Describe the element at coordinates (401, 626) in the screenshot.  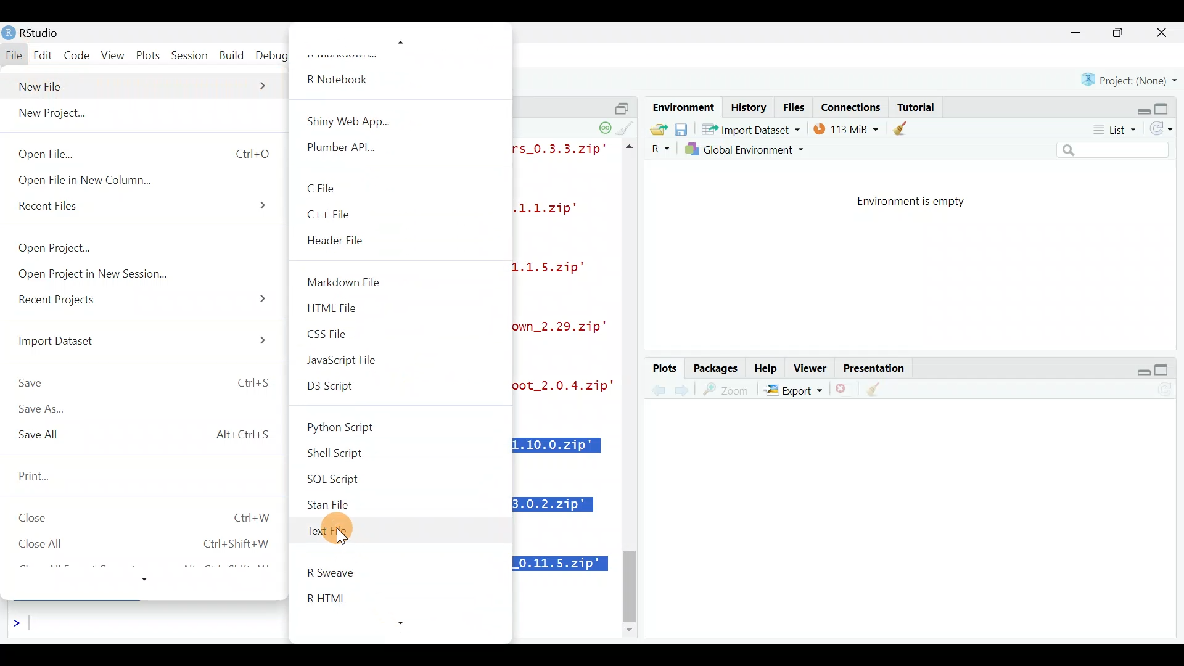
I see `more` at that location.